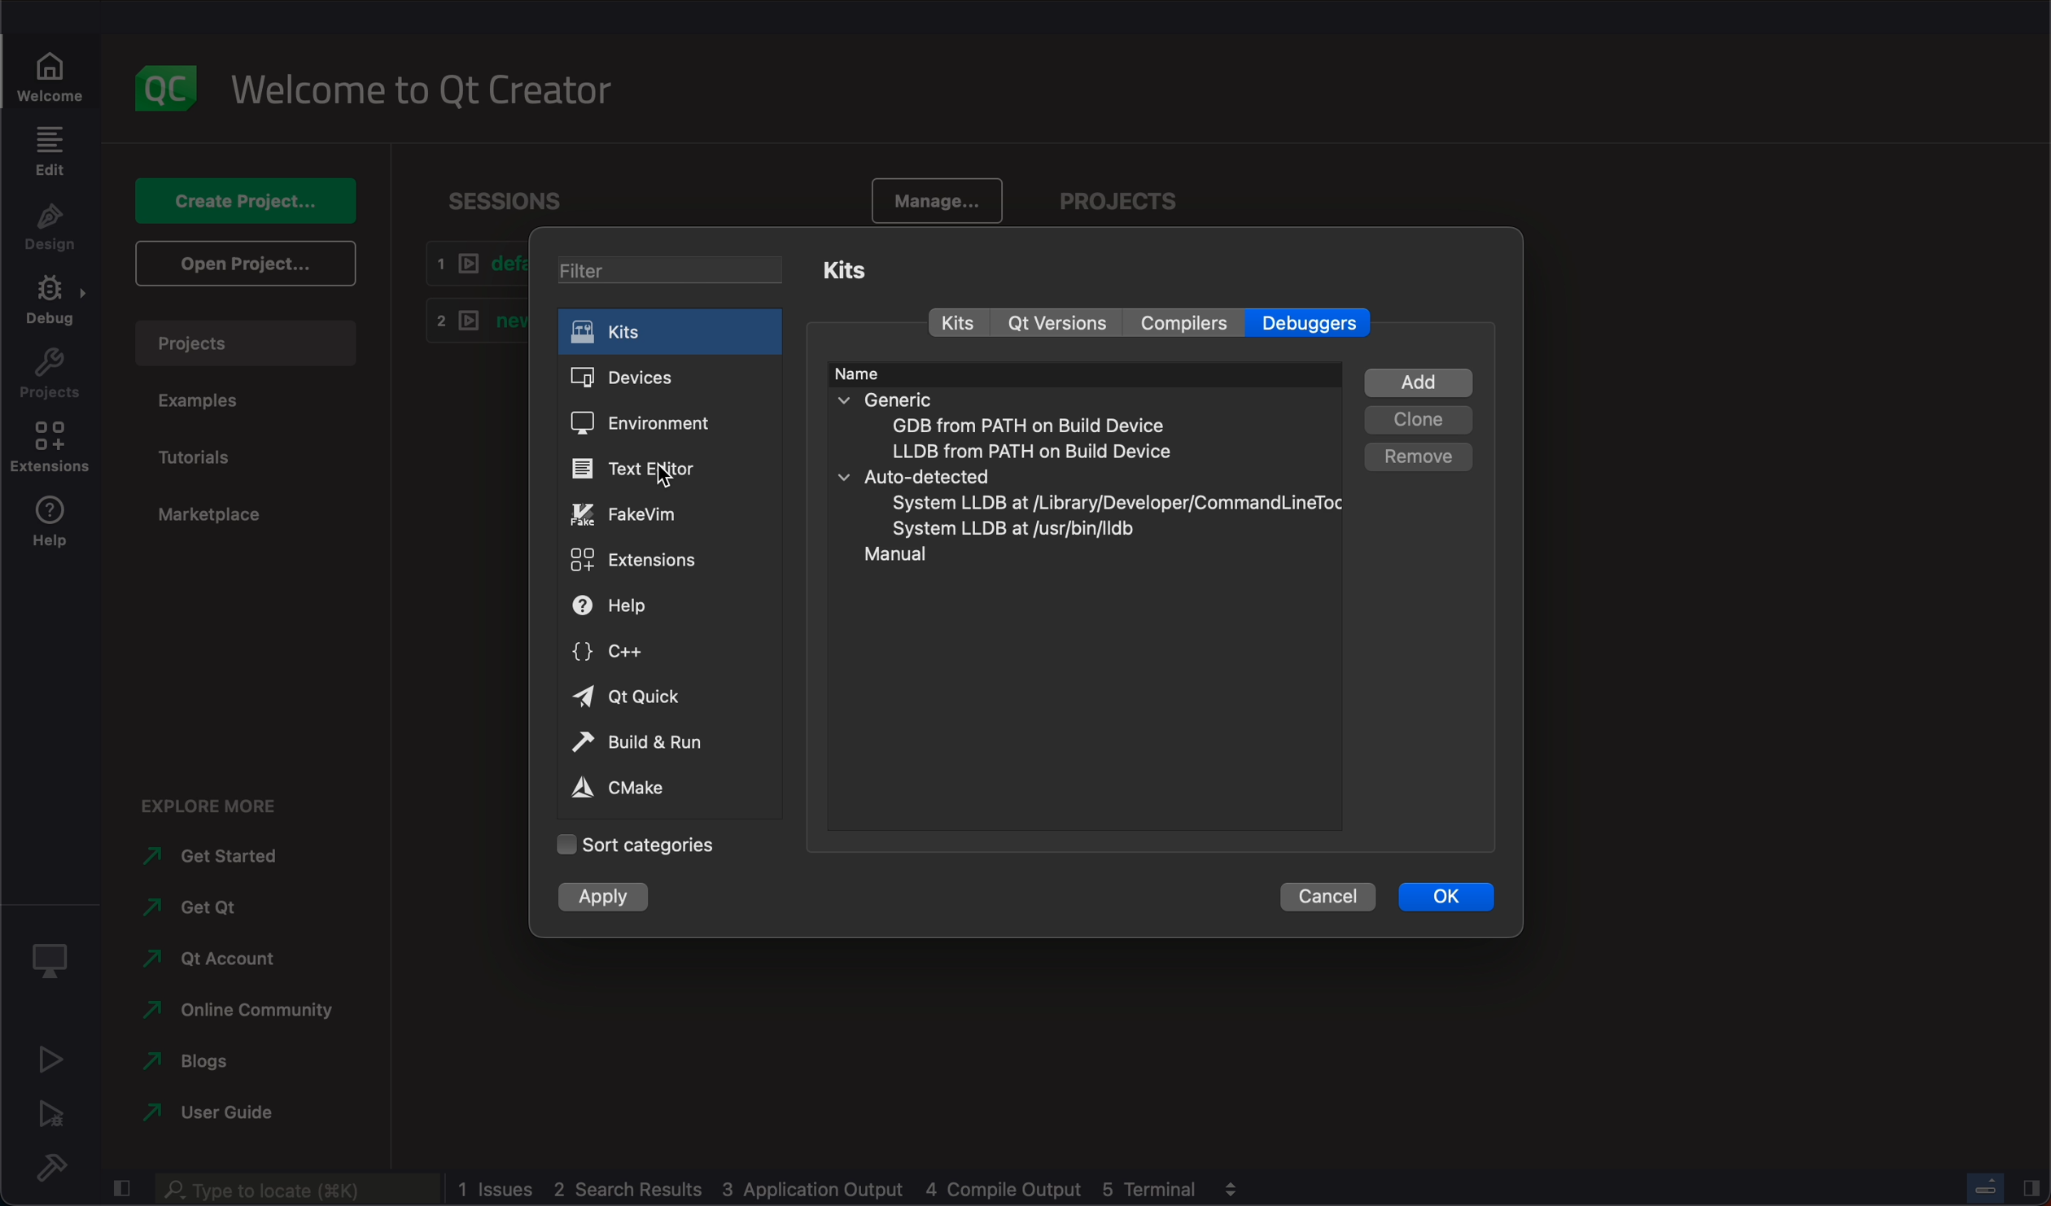 The image size is (2051, 1206). What do you see at coordinates (670, 421) in the screenshot?
I see `environment` at bounding box center [670, 421].